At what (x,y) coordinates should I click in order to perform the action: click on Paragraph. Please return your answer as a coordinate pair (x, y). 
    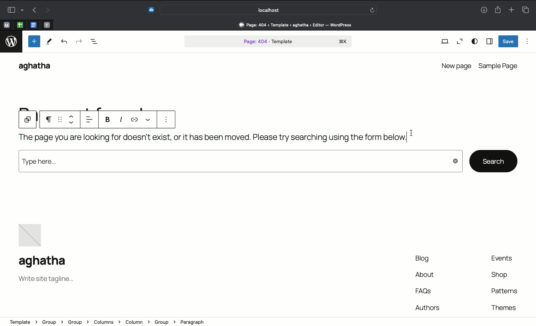
    Looking at the image, I should click on (50, 121).